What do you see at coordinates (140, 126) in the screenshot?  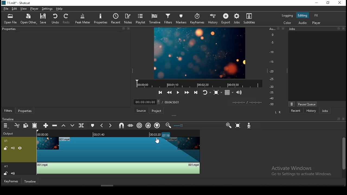 I see `ripple` at bounding box center [140, 126].